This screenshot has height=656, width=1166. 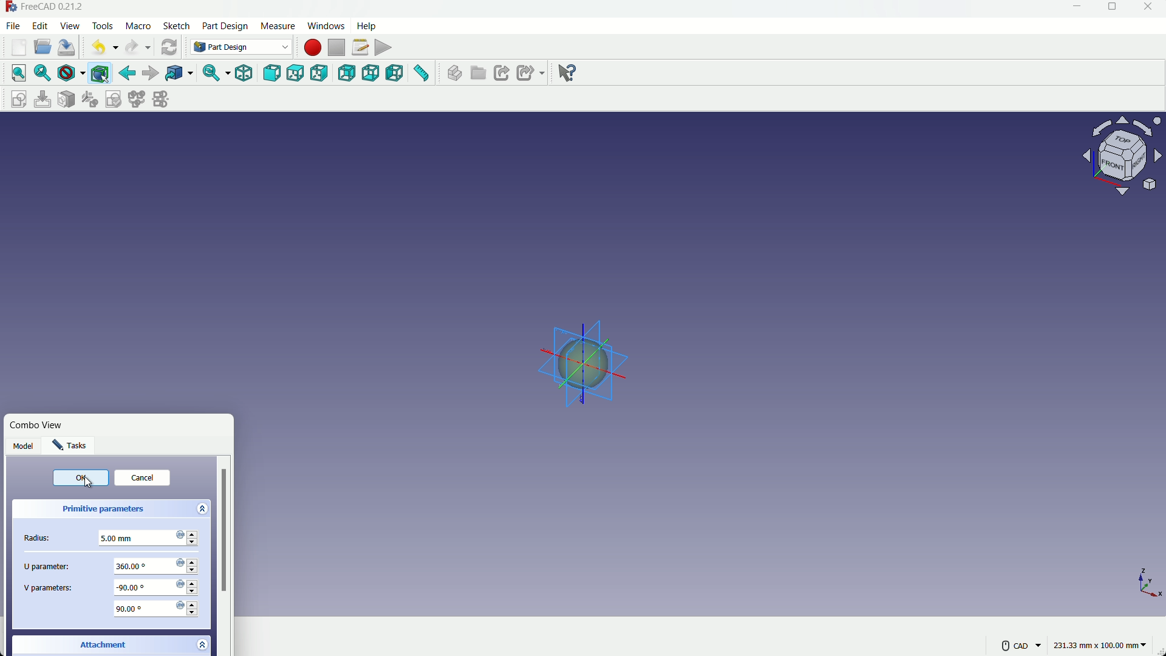 I want to click on fit all, so click(x=19, y=72).